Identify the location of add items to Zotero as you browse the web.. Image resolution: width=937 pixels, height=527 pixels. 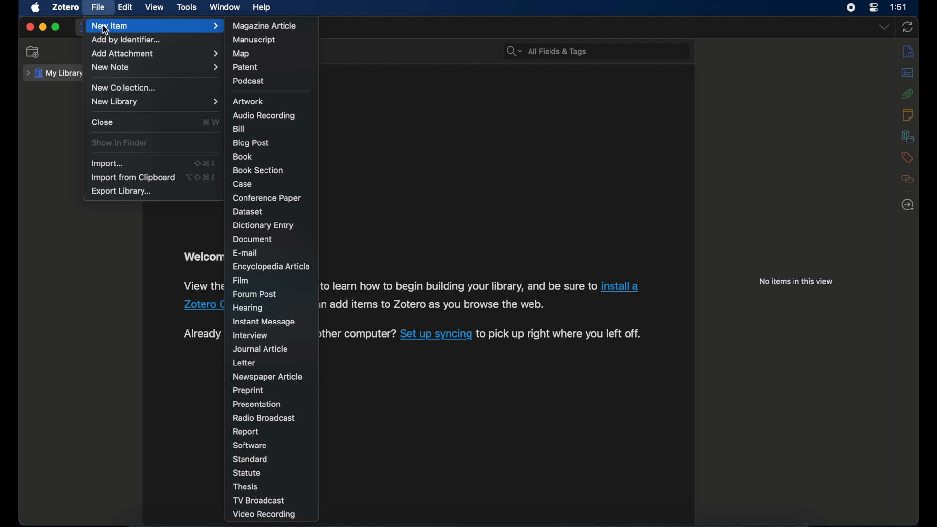
(438, 305).